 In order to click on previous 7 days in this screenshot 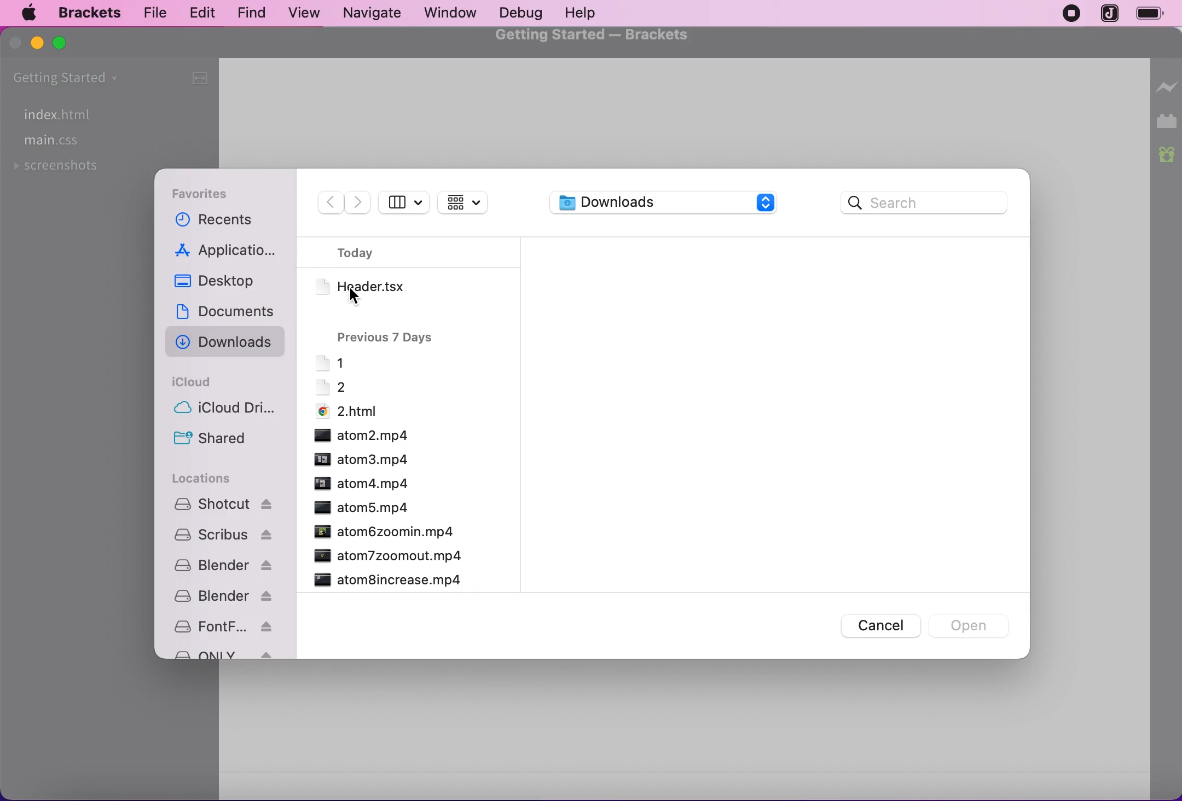, I will do `click(388, 335)`.